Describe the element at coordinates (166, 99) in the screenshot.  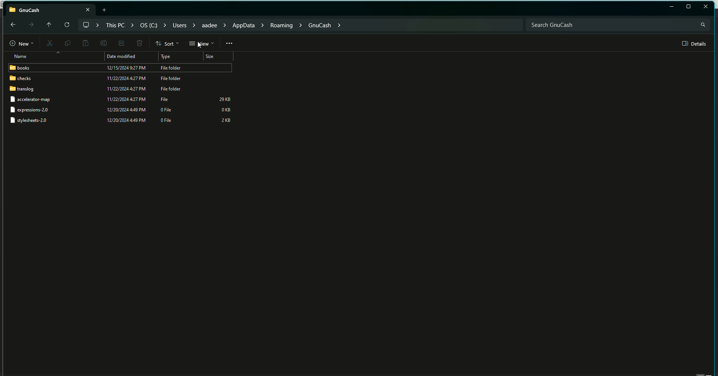
I see `File` at that location.